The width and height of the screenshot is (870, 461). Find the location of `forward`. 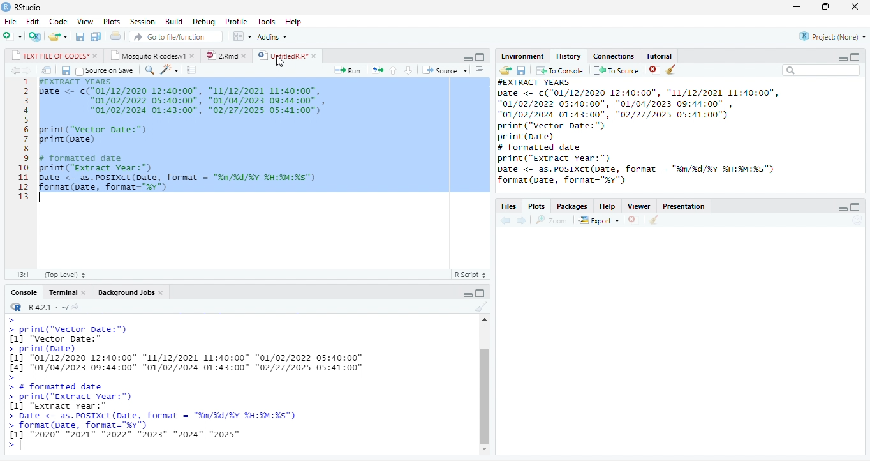

forward is located at coordinates (27, 70).